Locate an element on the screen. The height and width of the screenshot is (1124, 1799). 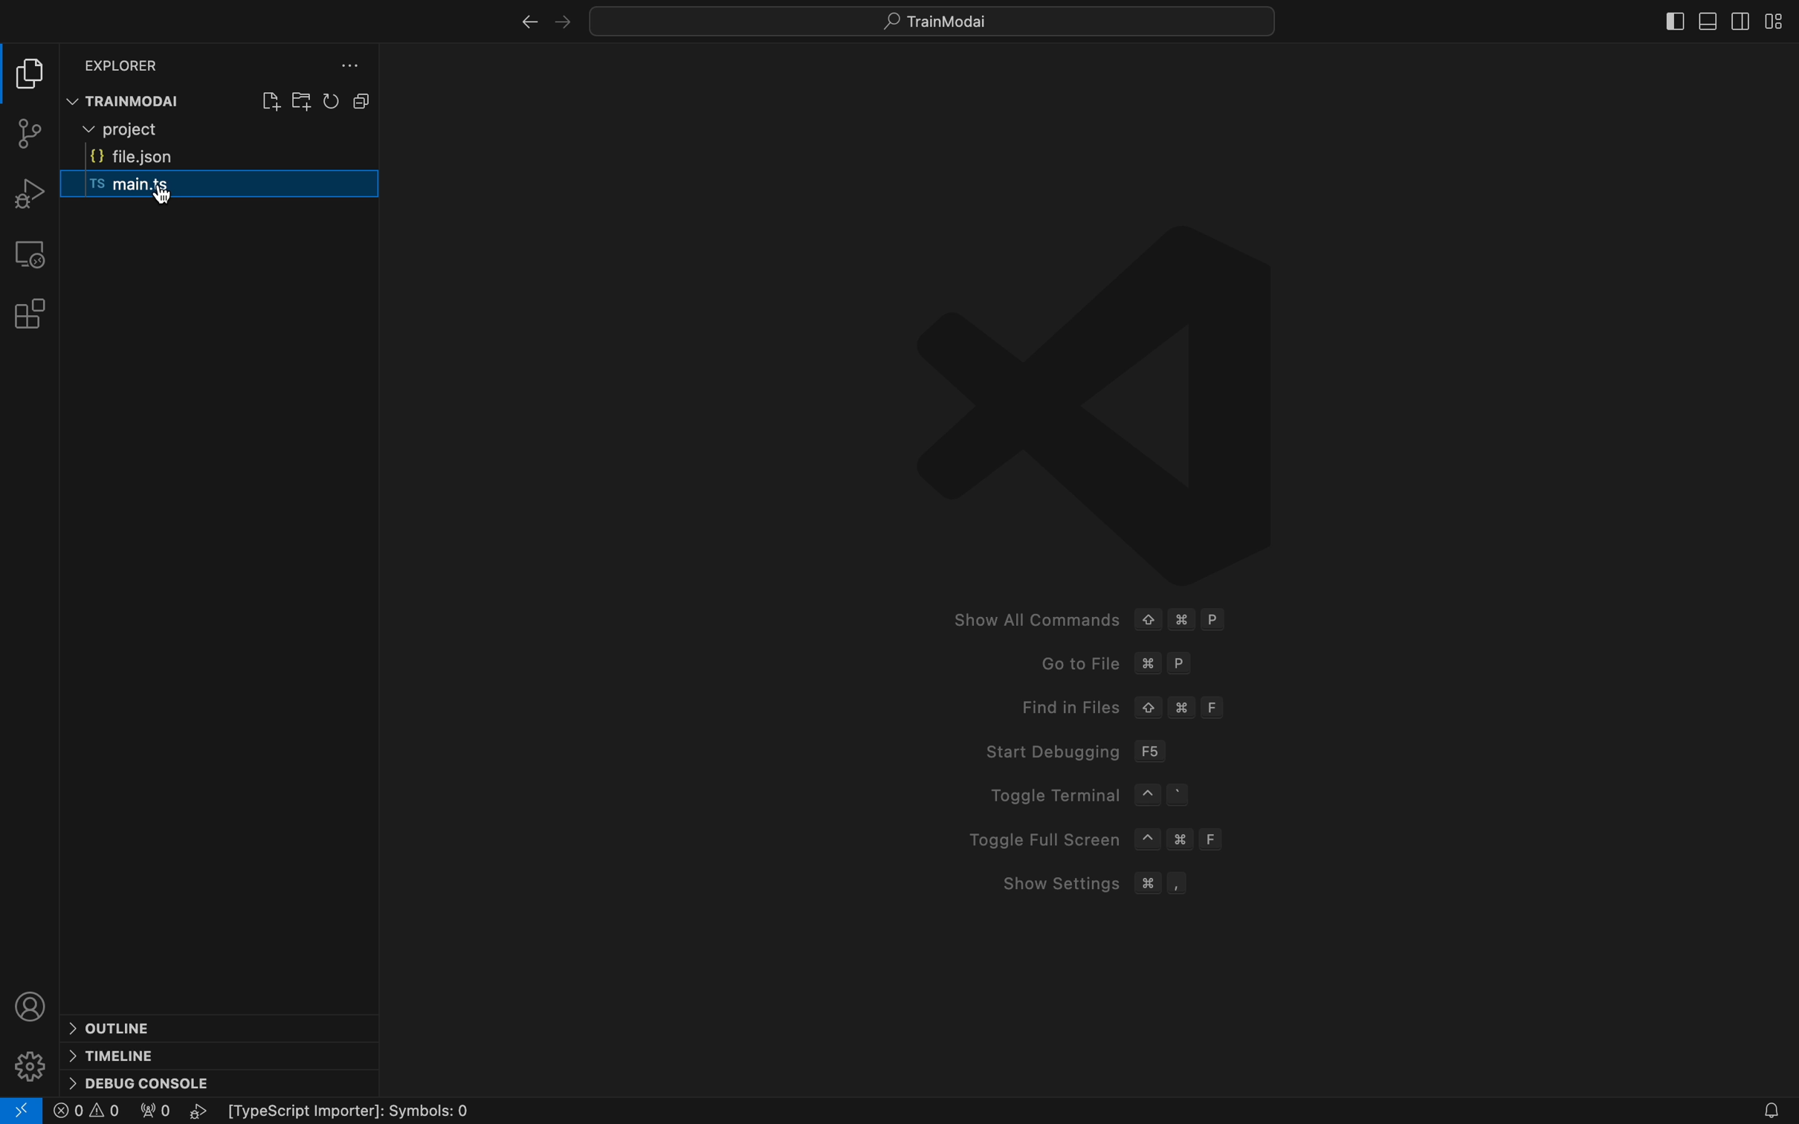
layouts is located at coordinates (1780, 22).